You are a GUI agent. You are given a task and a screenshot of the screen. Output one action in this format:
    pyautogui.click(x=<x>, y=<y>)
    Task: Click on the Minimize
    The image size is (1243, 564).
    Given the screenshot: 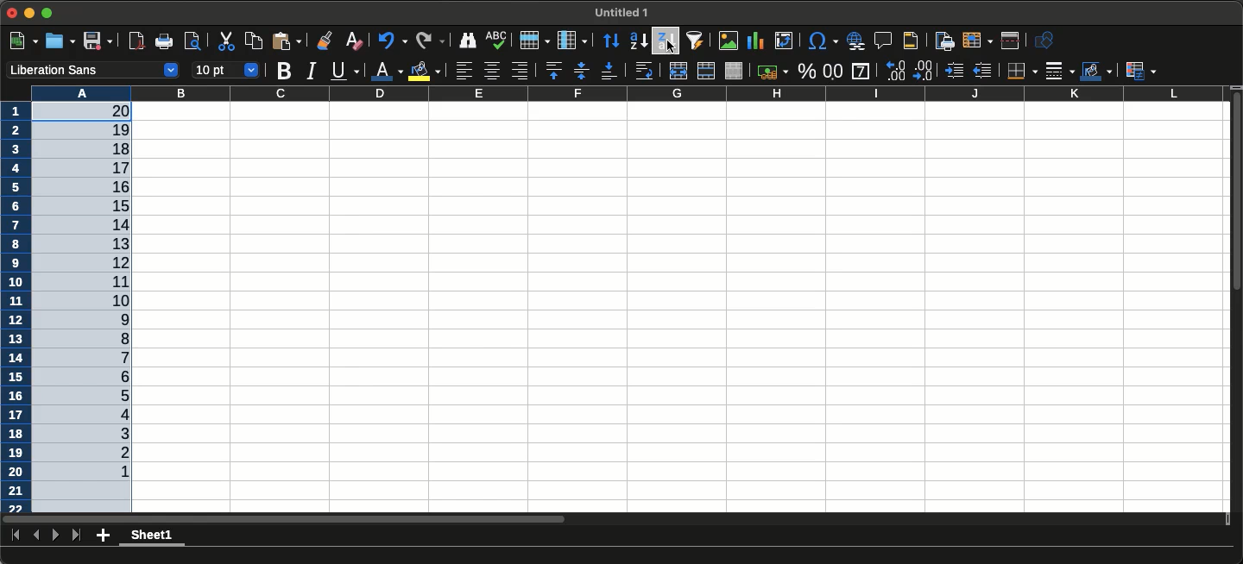 What is the action you would take?
    pyautogui.click(x=30, y=15)
    